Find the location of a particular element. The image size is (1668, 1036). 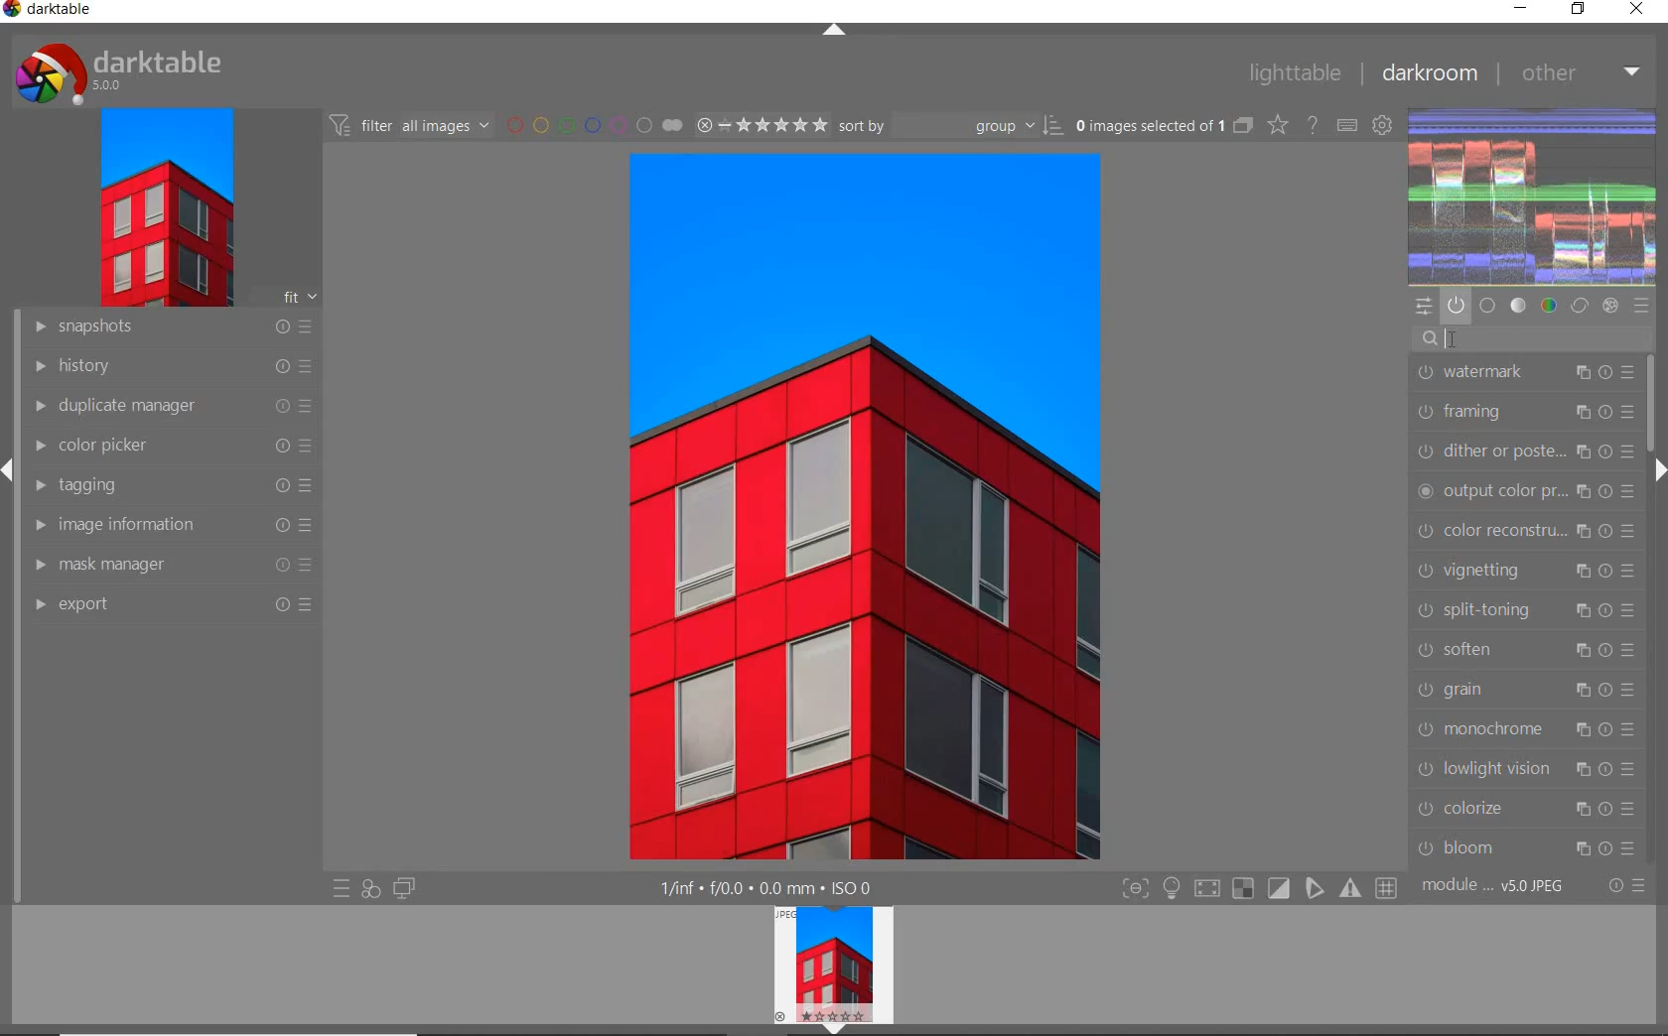

quick access panel is located at coordinates (1425, 307).